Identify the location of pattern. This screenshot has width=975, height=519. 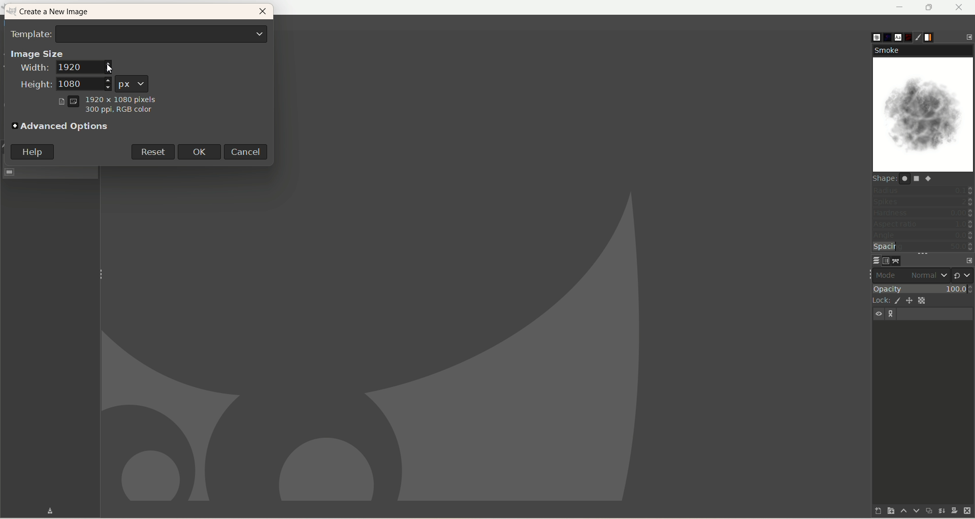
(883, 37).